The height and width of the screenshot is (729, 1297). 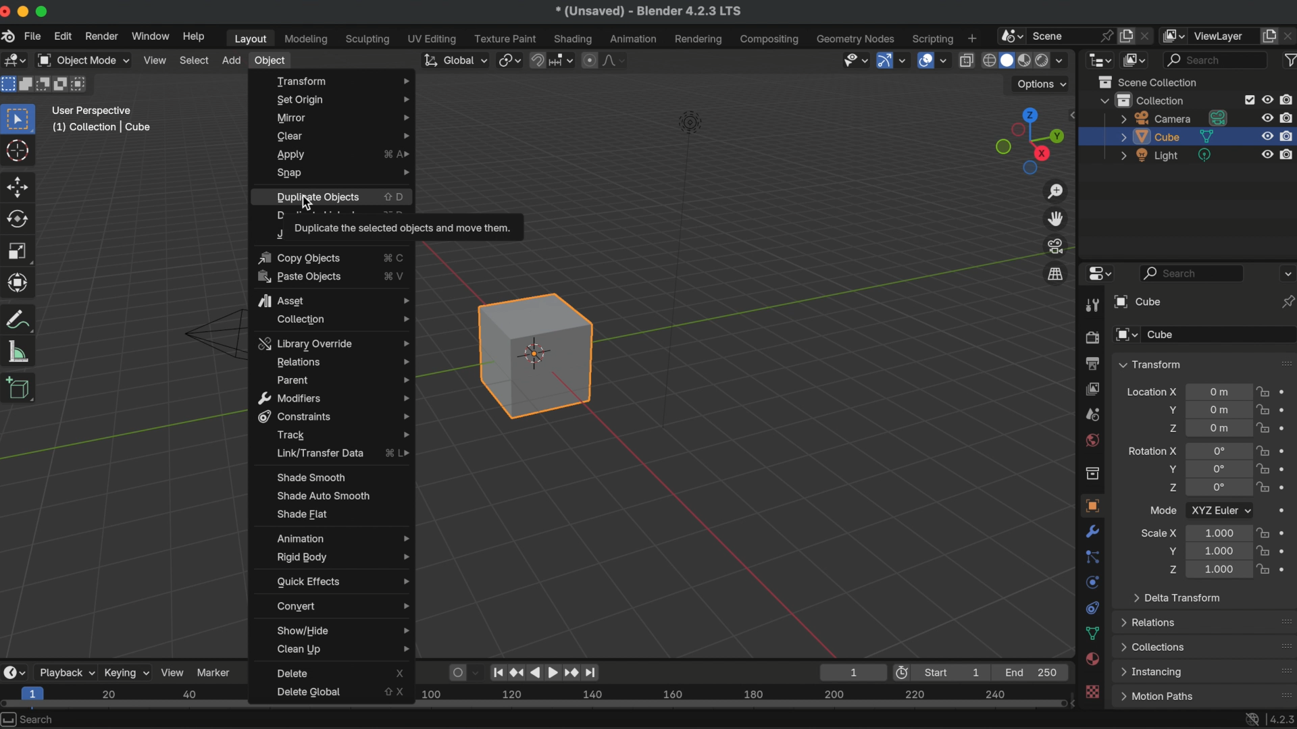 I want to click on rotation Z, so click(x=1172, y=489).